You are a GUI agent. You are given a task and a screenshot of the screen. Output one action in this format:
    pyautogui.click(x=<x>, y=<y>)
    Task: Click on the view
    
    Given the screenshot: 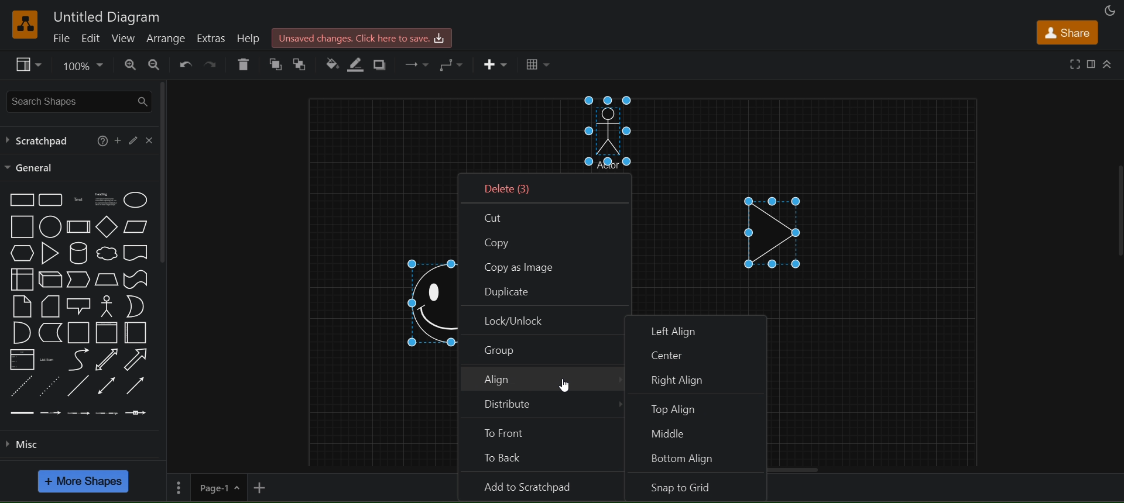 What is the action you would take?
    pyautogui.click(x=27, y=63)
    